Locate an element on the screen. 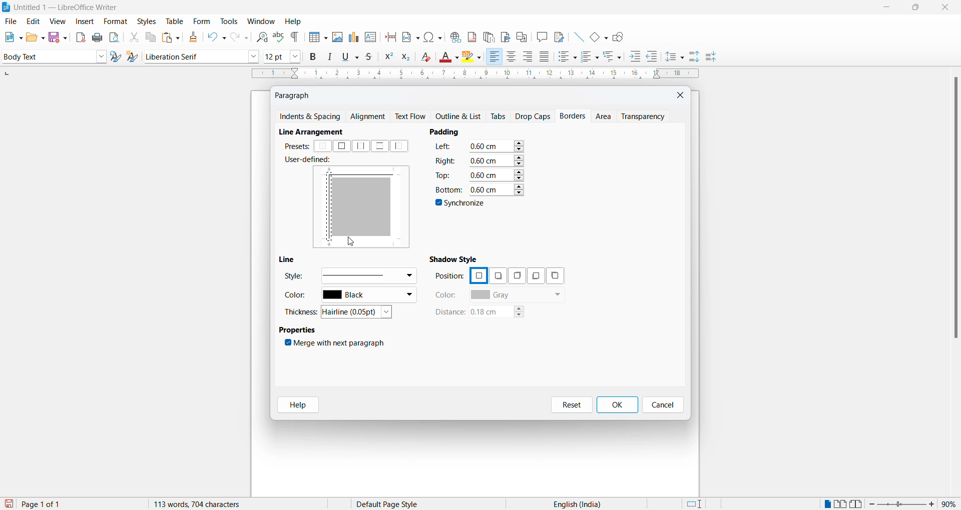 The width and height of the screenshot is (961, 510). styles is located at coordinates (146, 20).